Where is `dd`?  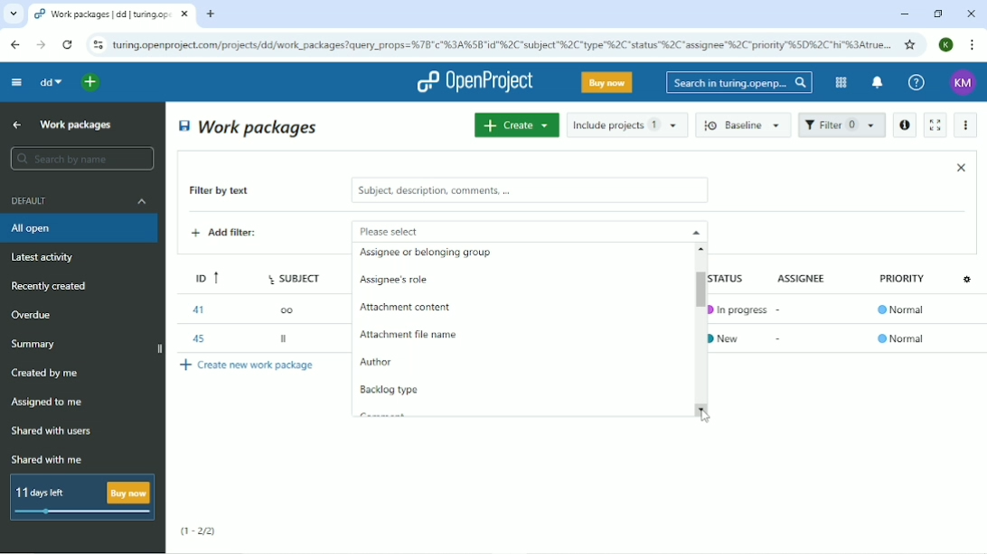 dd is located at coordinates (50, 82).